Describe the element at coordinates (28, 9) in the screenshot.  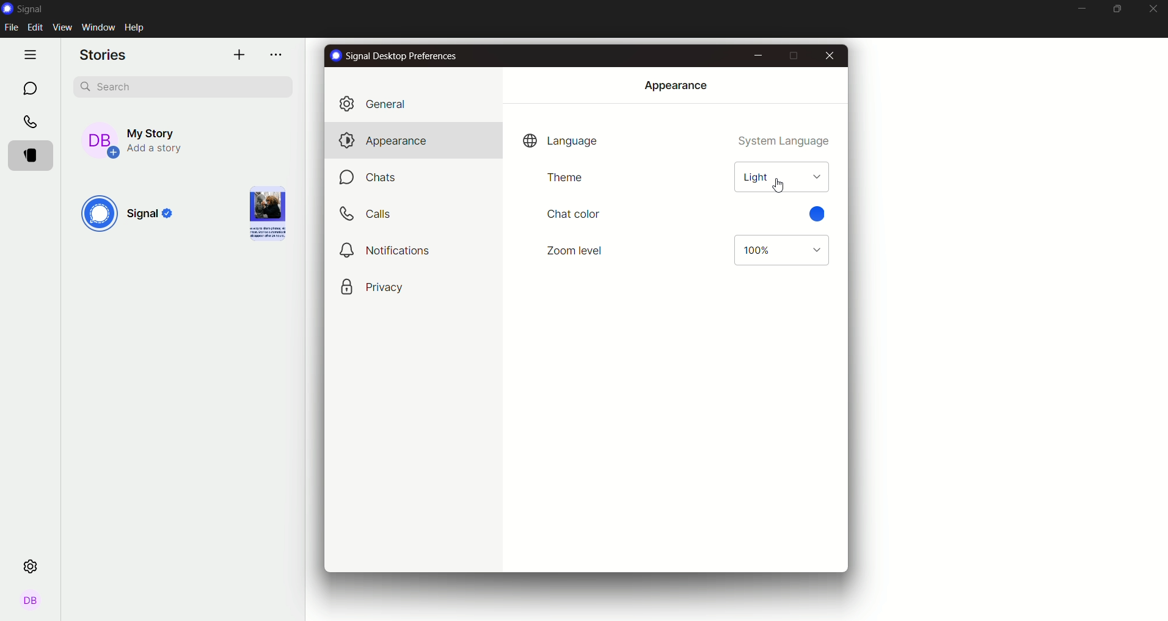
I see `signal logo` at that location.